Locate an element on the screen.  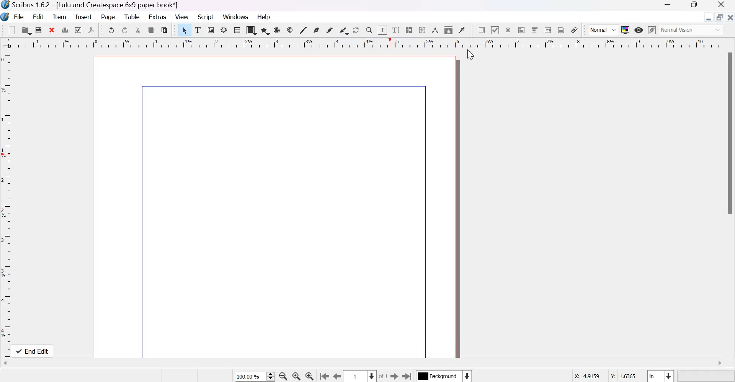
Script is located at coordinates (206, 16).